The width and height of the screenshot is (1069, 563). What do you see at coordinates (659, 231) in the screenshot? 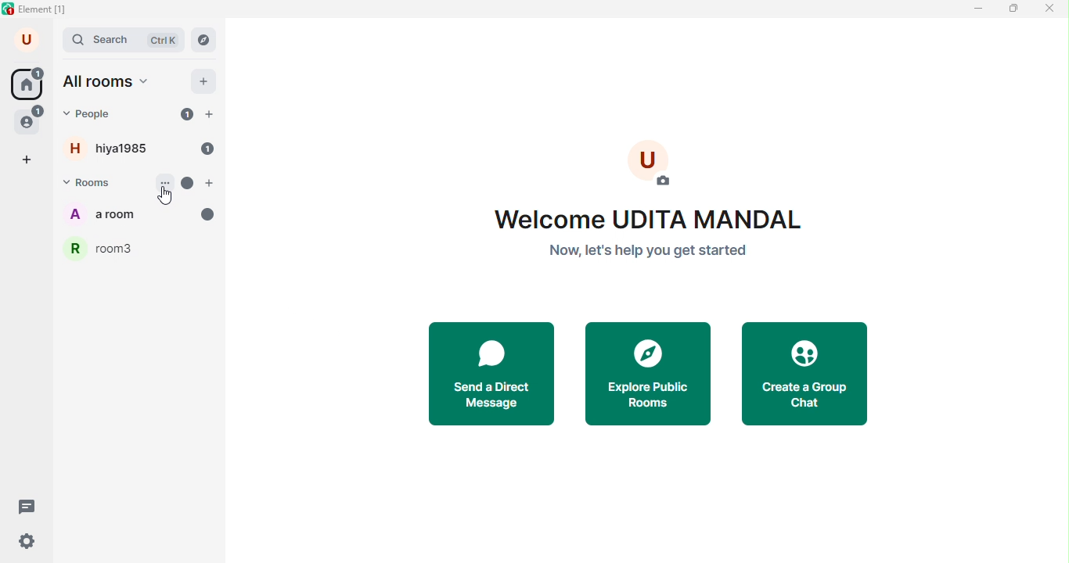
I see `welcome text` at bounding box center [659, 231].